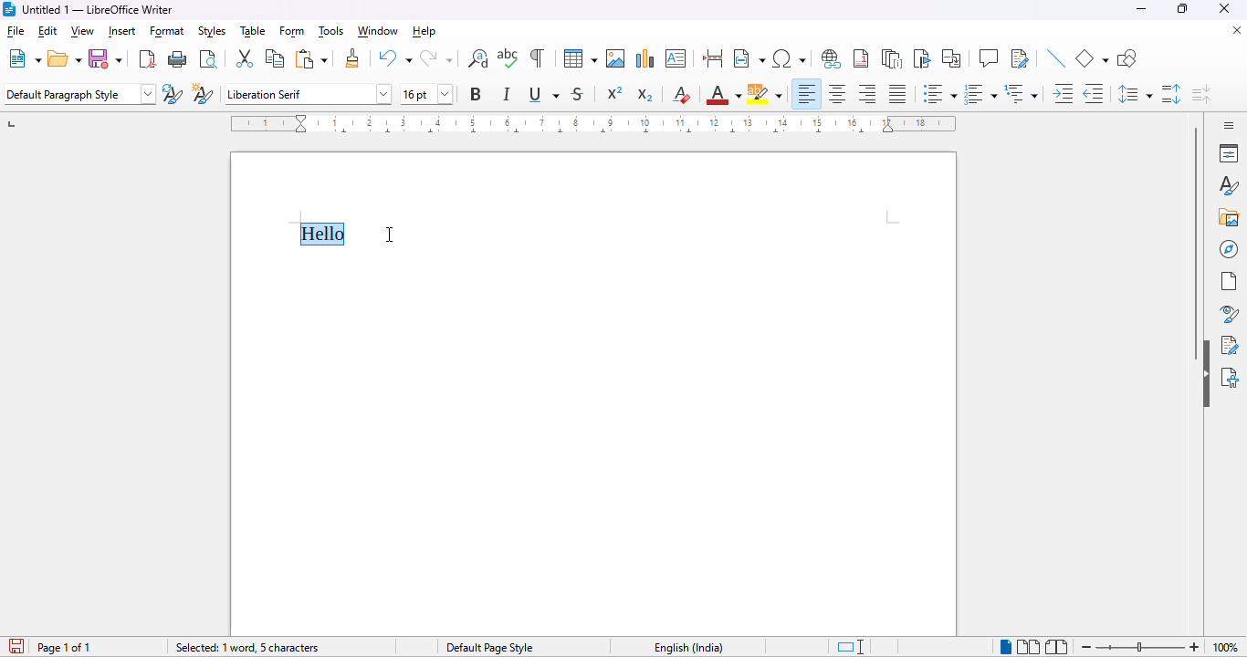  What do you see at coordinates (1064, 94) in the screenshot?
I see `increase indent` at bounding box center [1064, 94].